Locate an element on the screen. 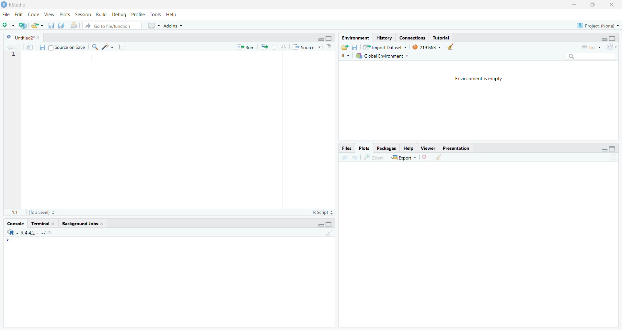 This screenshot has height=330, width=622. Untitled2* is located at coordinates (23, 37).